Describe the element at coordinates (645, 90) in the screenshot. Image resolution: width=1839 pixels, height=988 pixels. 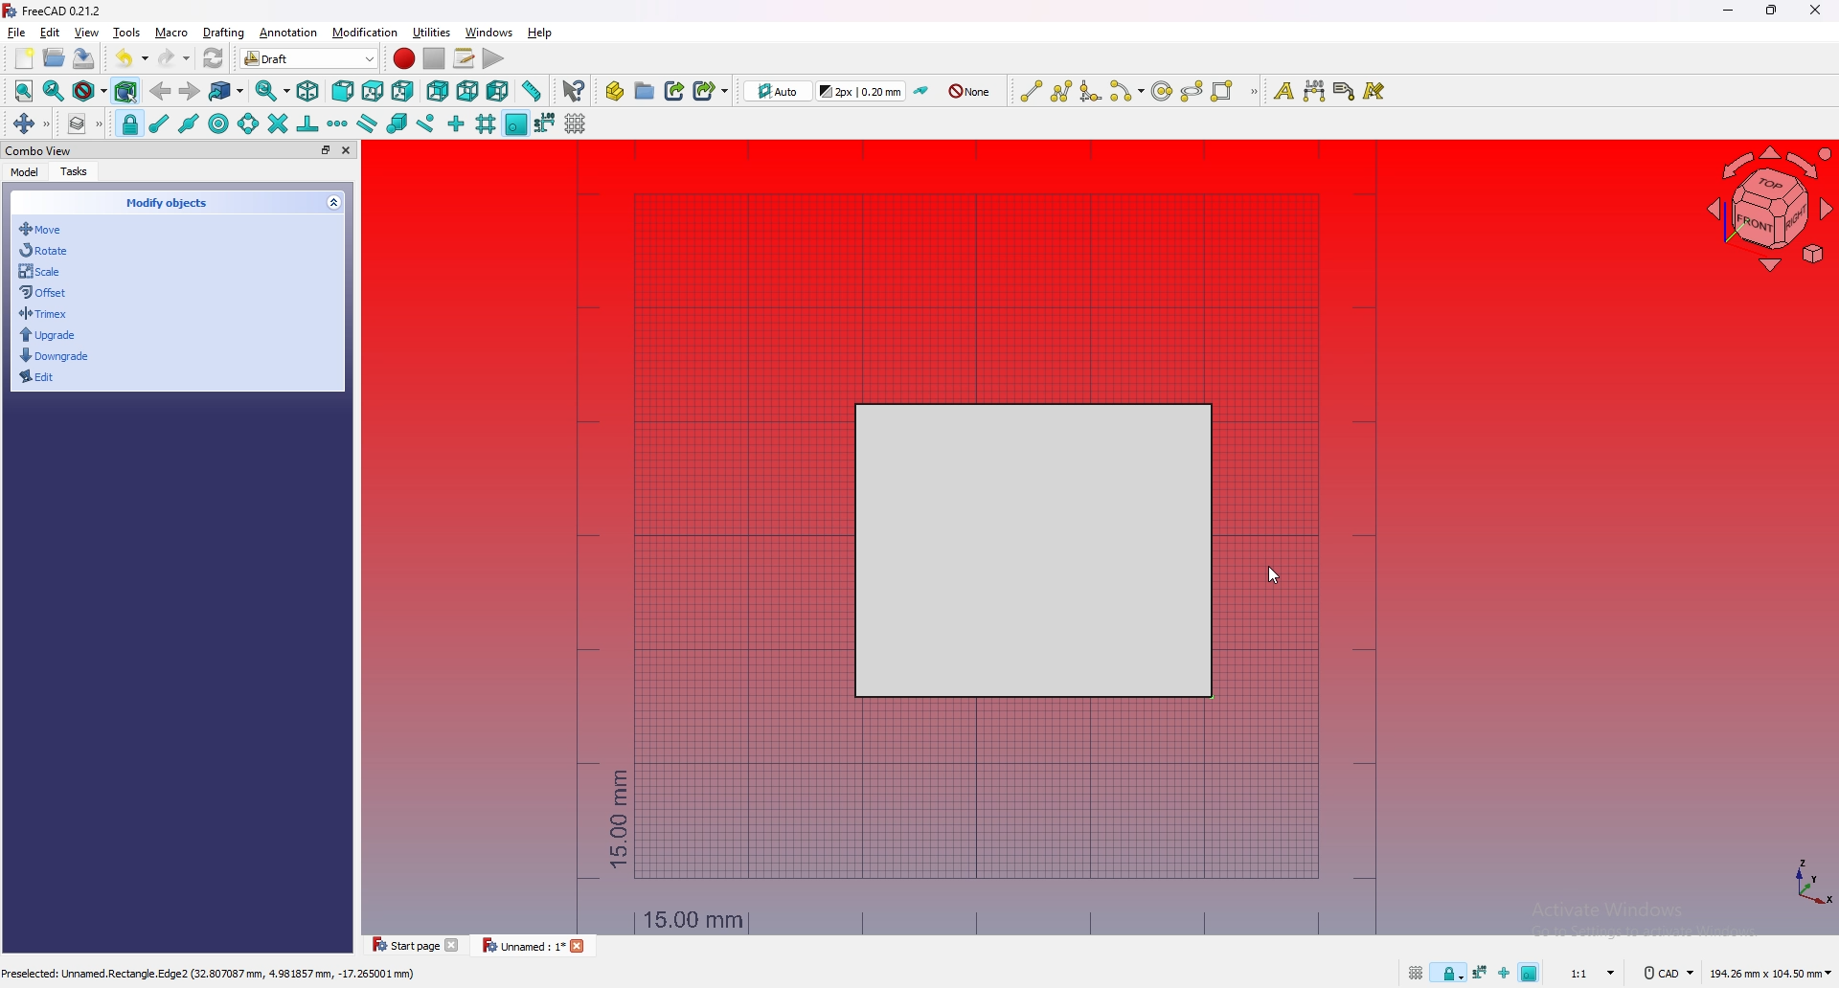
I see `create group` at that location.